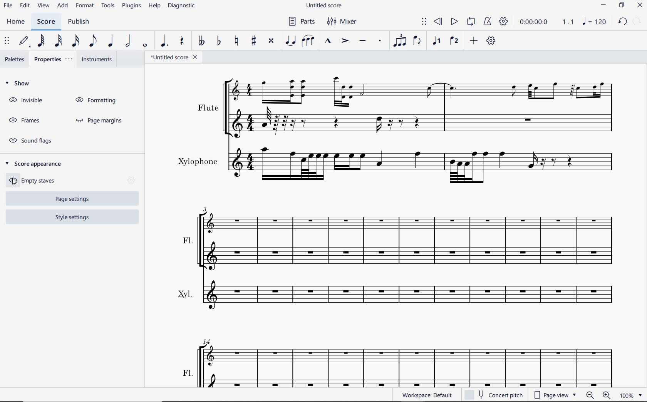 The width and height of the screenshot is (647, 402). Describe the element at coordinates (345, 41) in the screenshot. I see `ACCENT` at that location.